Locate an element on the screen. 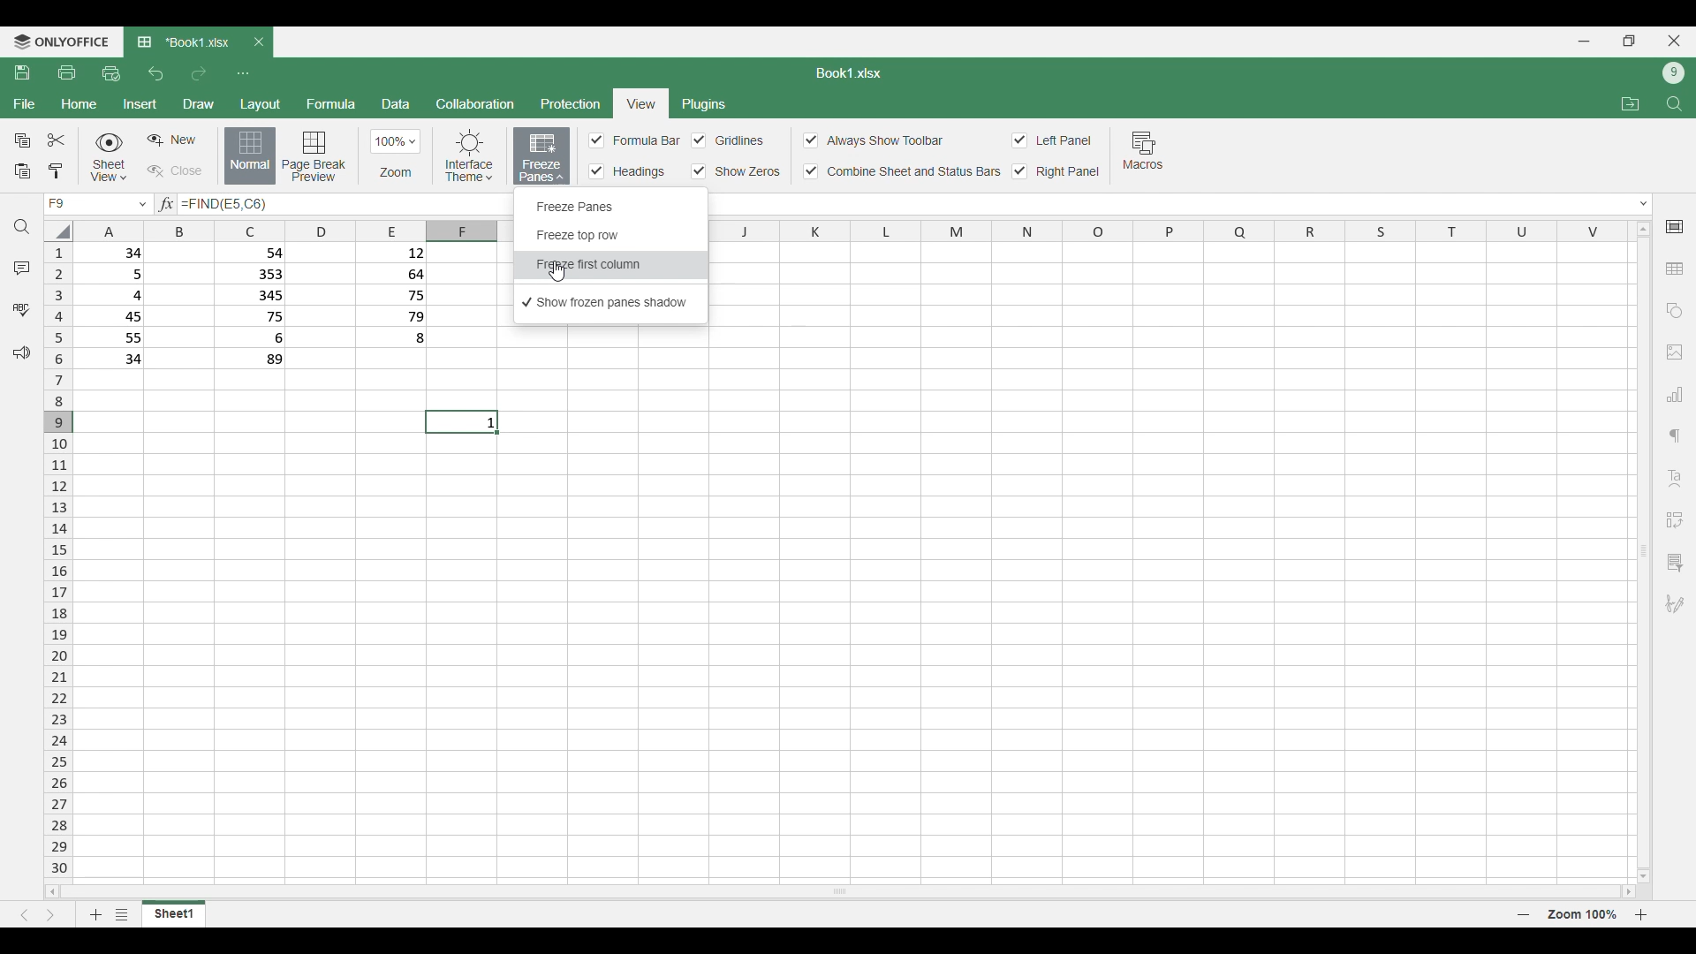 The width and height of the screenshot is (1696, 954). Feedback and support is located at coordinates (20, 354).